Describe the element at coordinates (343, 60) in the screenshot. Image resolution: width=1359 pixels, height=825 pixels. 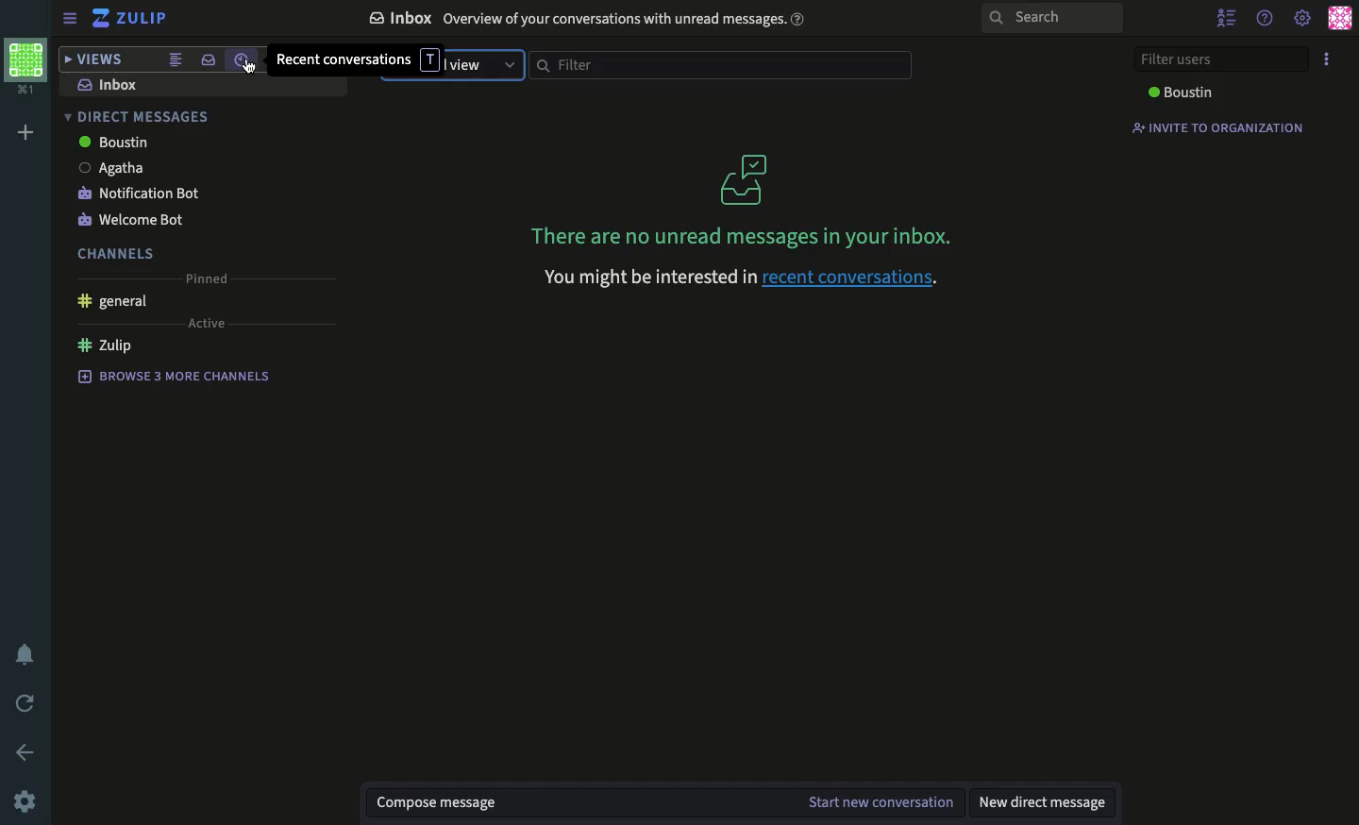
I see `recent conversation` at that location.